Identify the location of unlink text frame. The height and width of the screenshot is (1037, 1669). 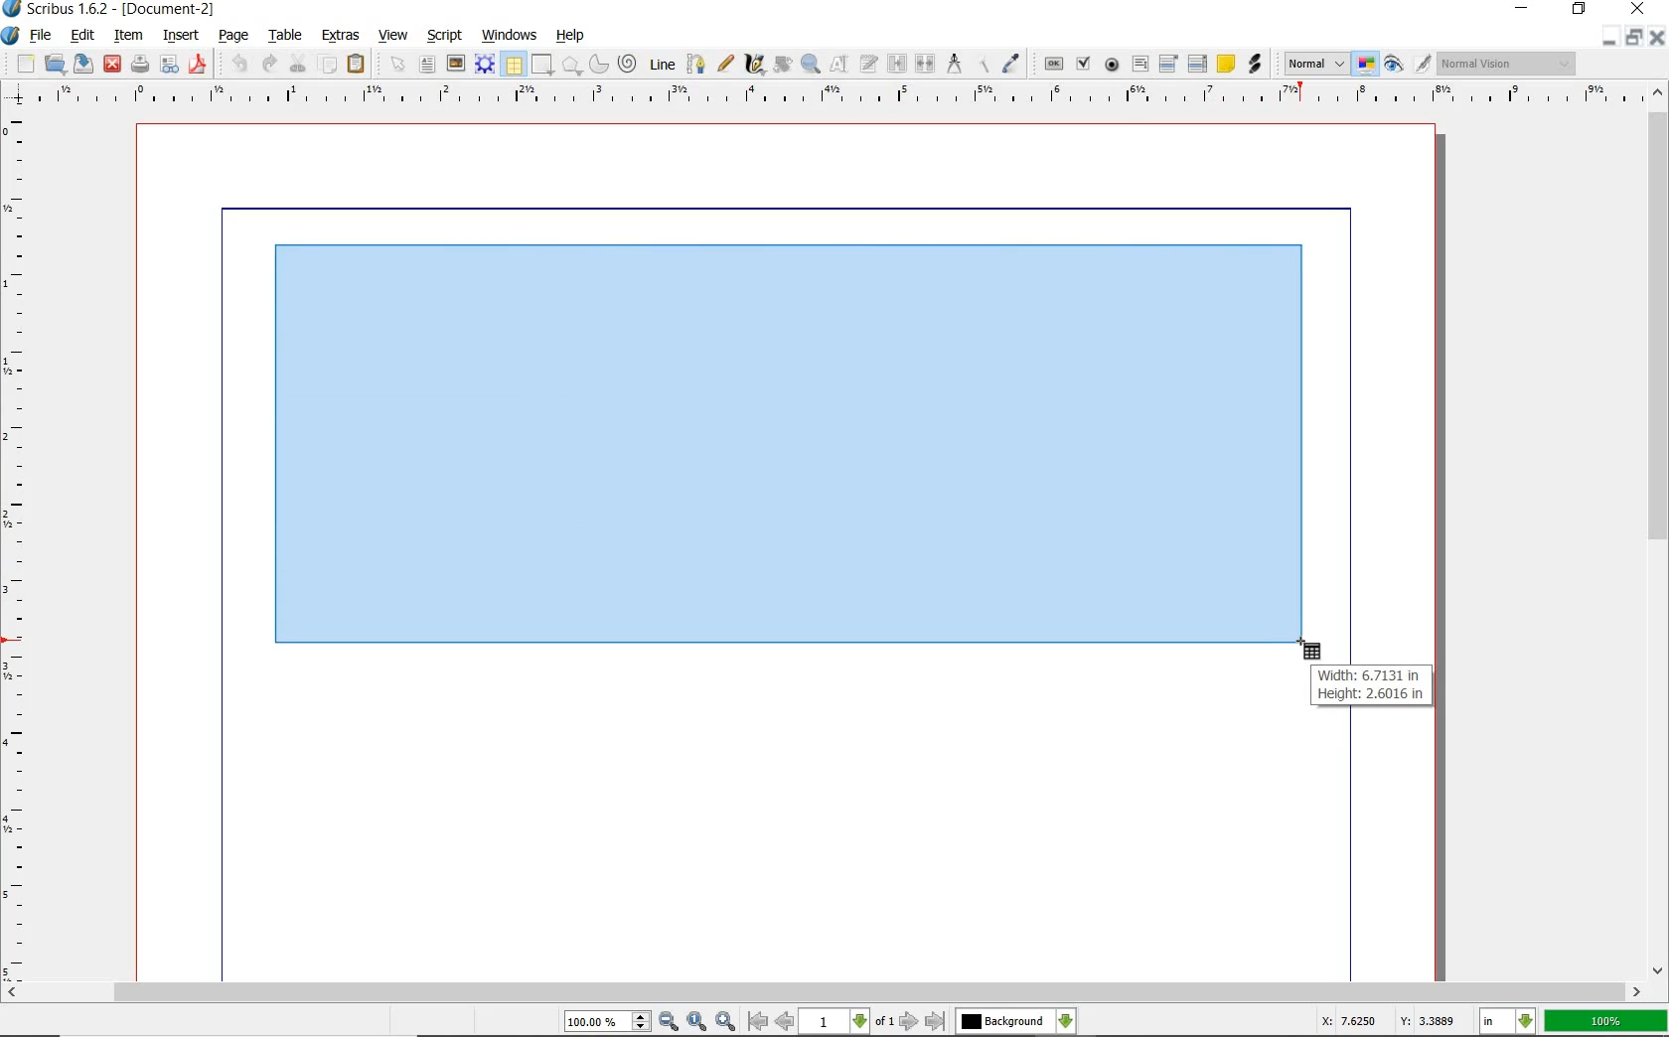
(922, 65).